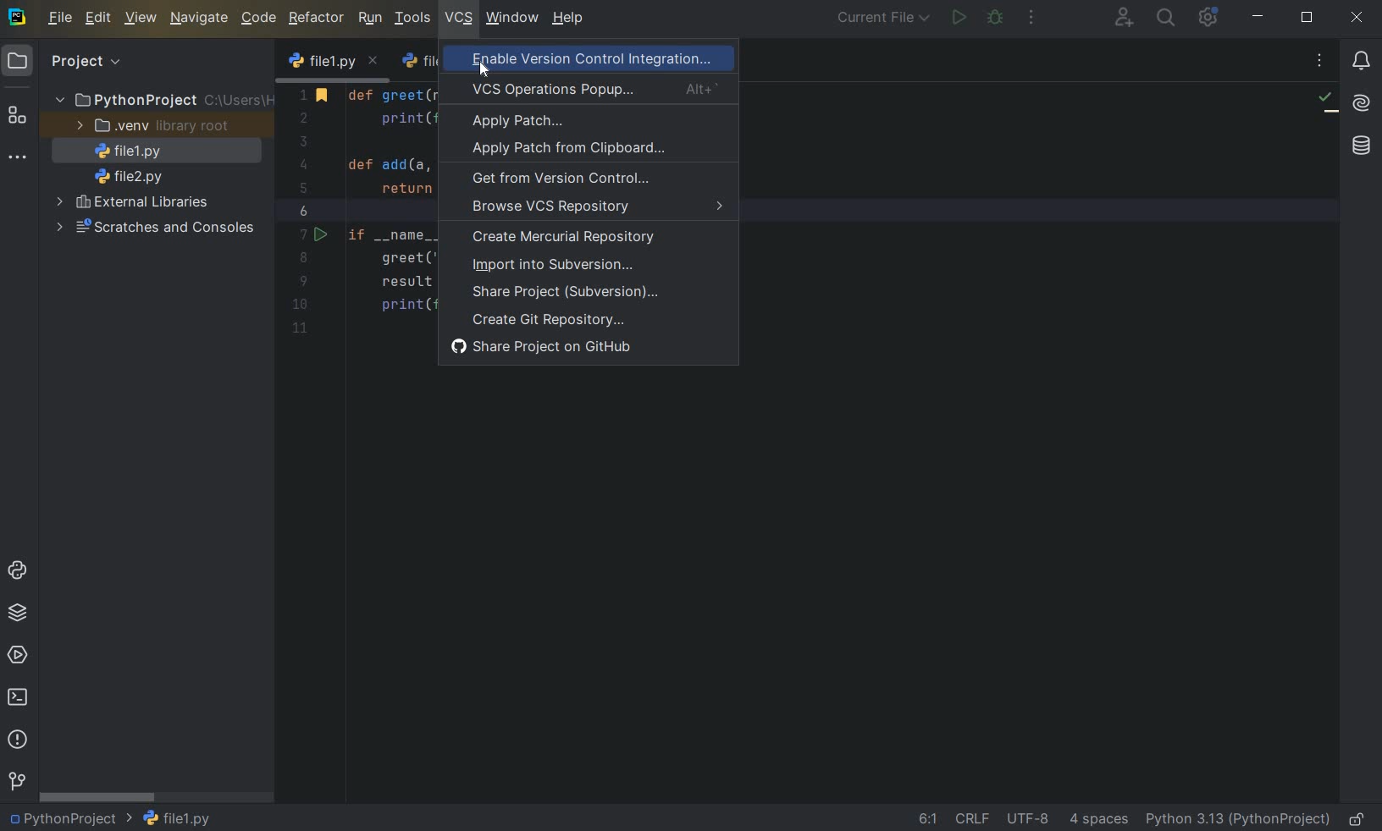  What do you see at coordinates (200, 19) in the screenshot?
I see `navigate` at bounding box center [200, 19].